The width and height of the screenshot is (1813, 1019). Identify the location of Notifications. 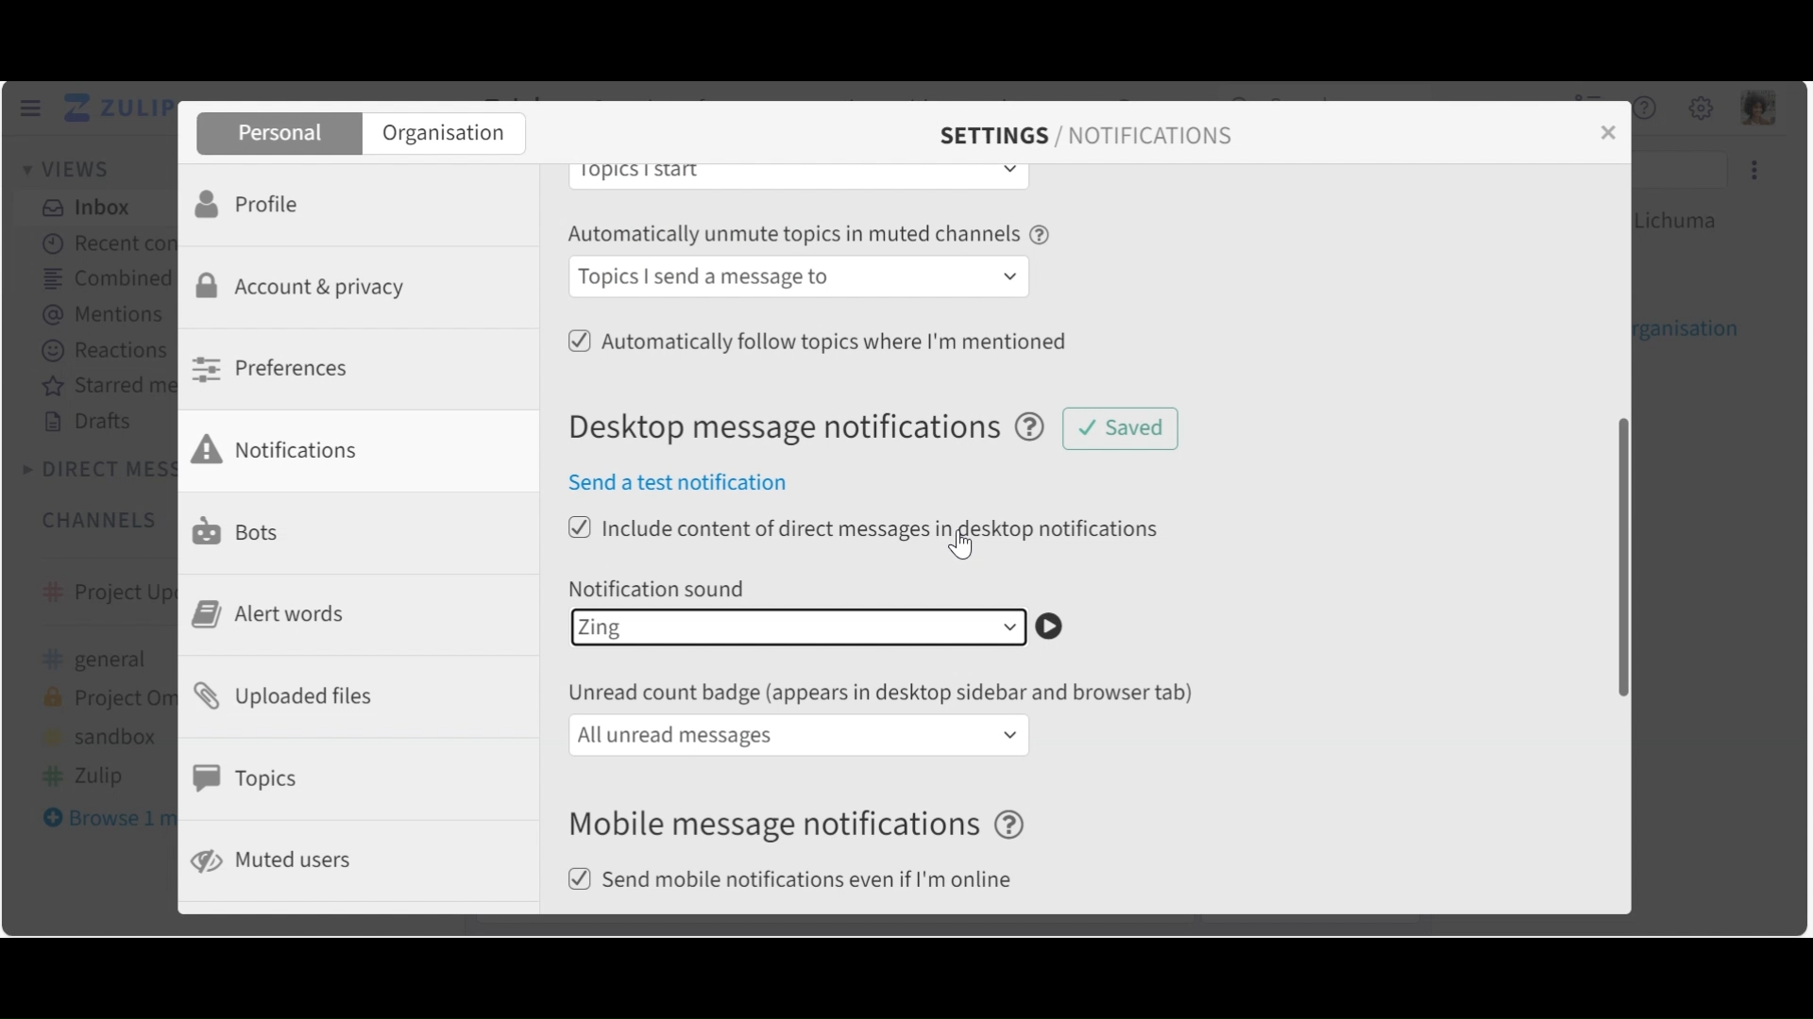
(288, 449).